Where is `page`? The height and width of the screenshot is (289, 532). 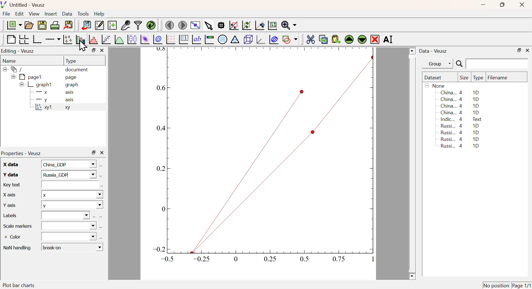
page is located at coordinates (72, 77).